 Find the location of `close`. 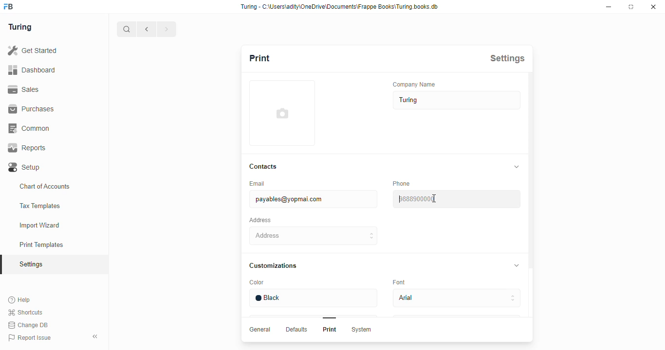

close is located at coordinates (655, 8).